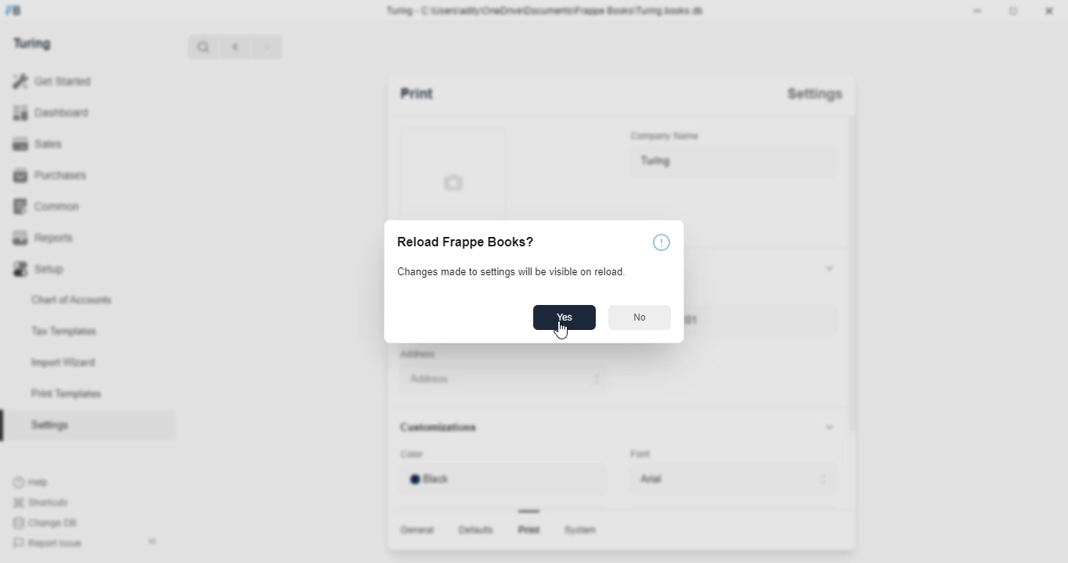  What do you see at coordinates (1016, 11) in the screenshot?
I see `maximise` at bounding box center [1016, 11].